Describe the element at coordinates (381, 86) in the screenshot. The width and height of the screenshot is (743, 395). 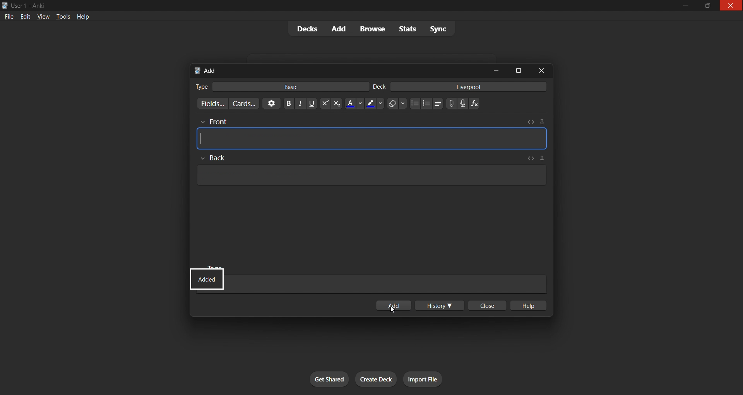
I see `deck ` at that location.